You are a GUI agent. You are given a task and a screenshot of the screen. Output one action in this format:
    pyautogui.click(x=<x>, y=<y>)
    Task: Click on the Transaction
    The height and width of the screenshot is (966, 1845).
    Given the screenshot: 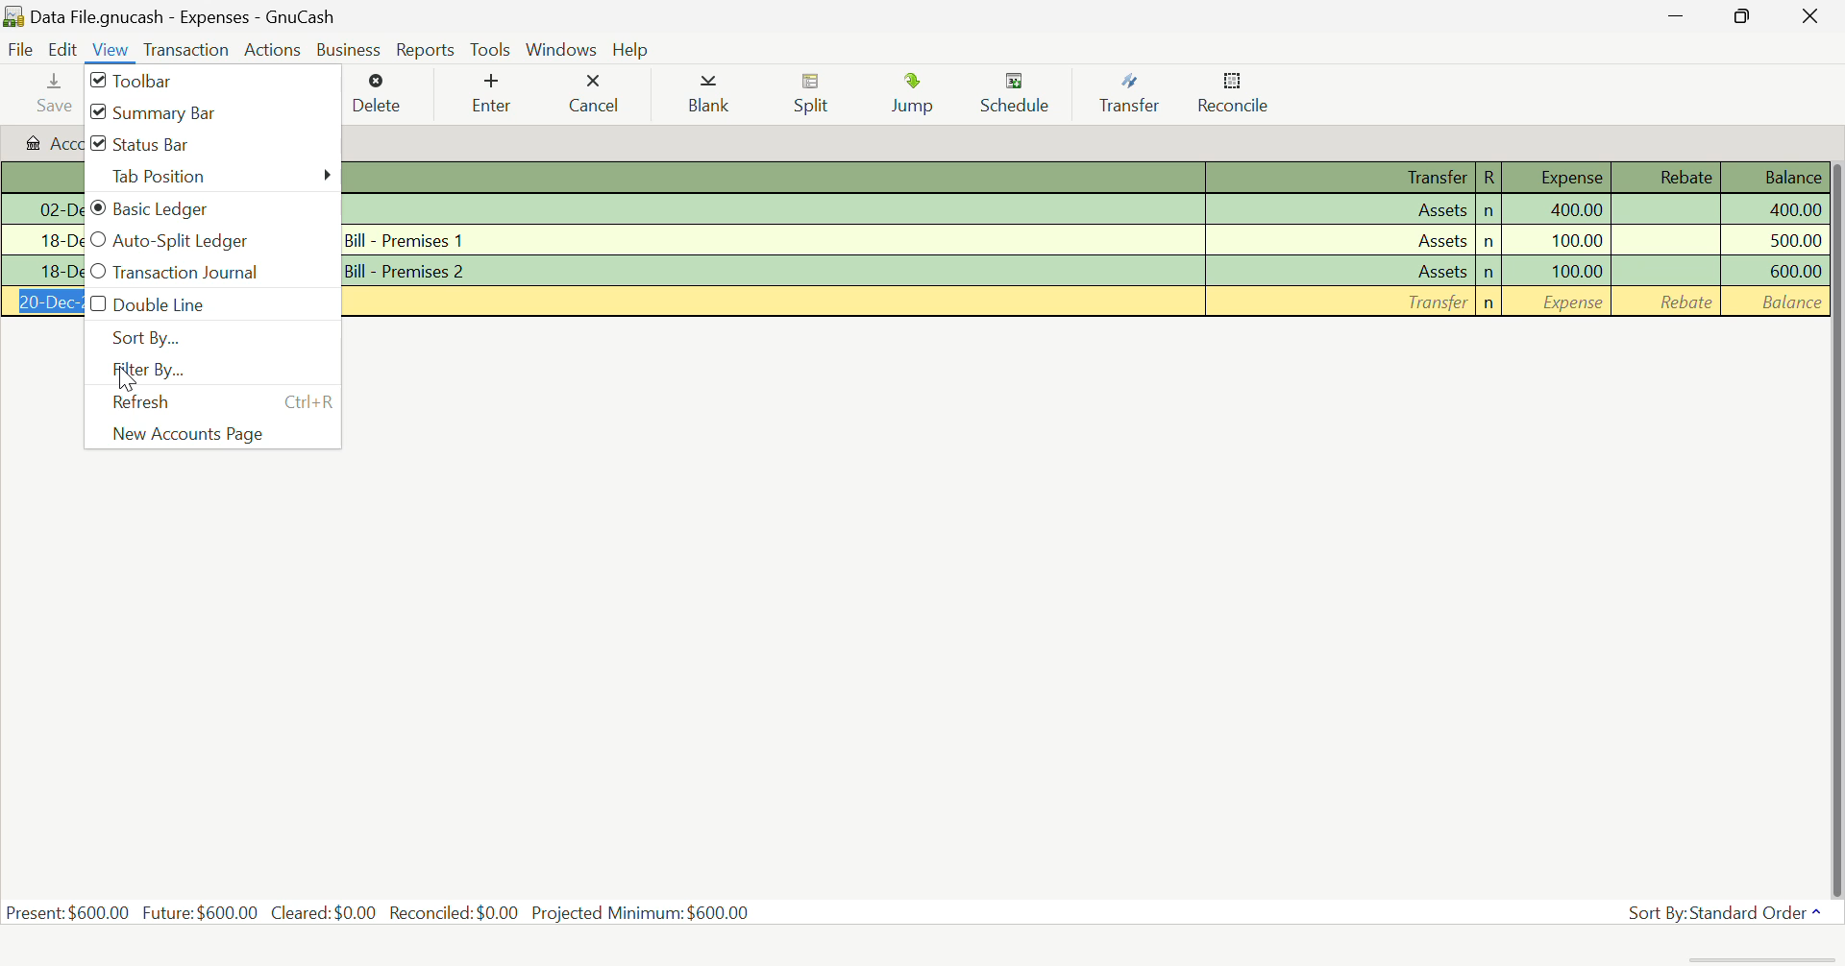 What is the action you would take?
    pyautogui.click(x=184, y=50)
    